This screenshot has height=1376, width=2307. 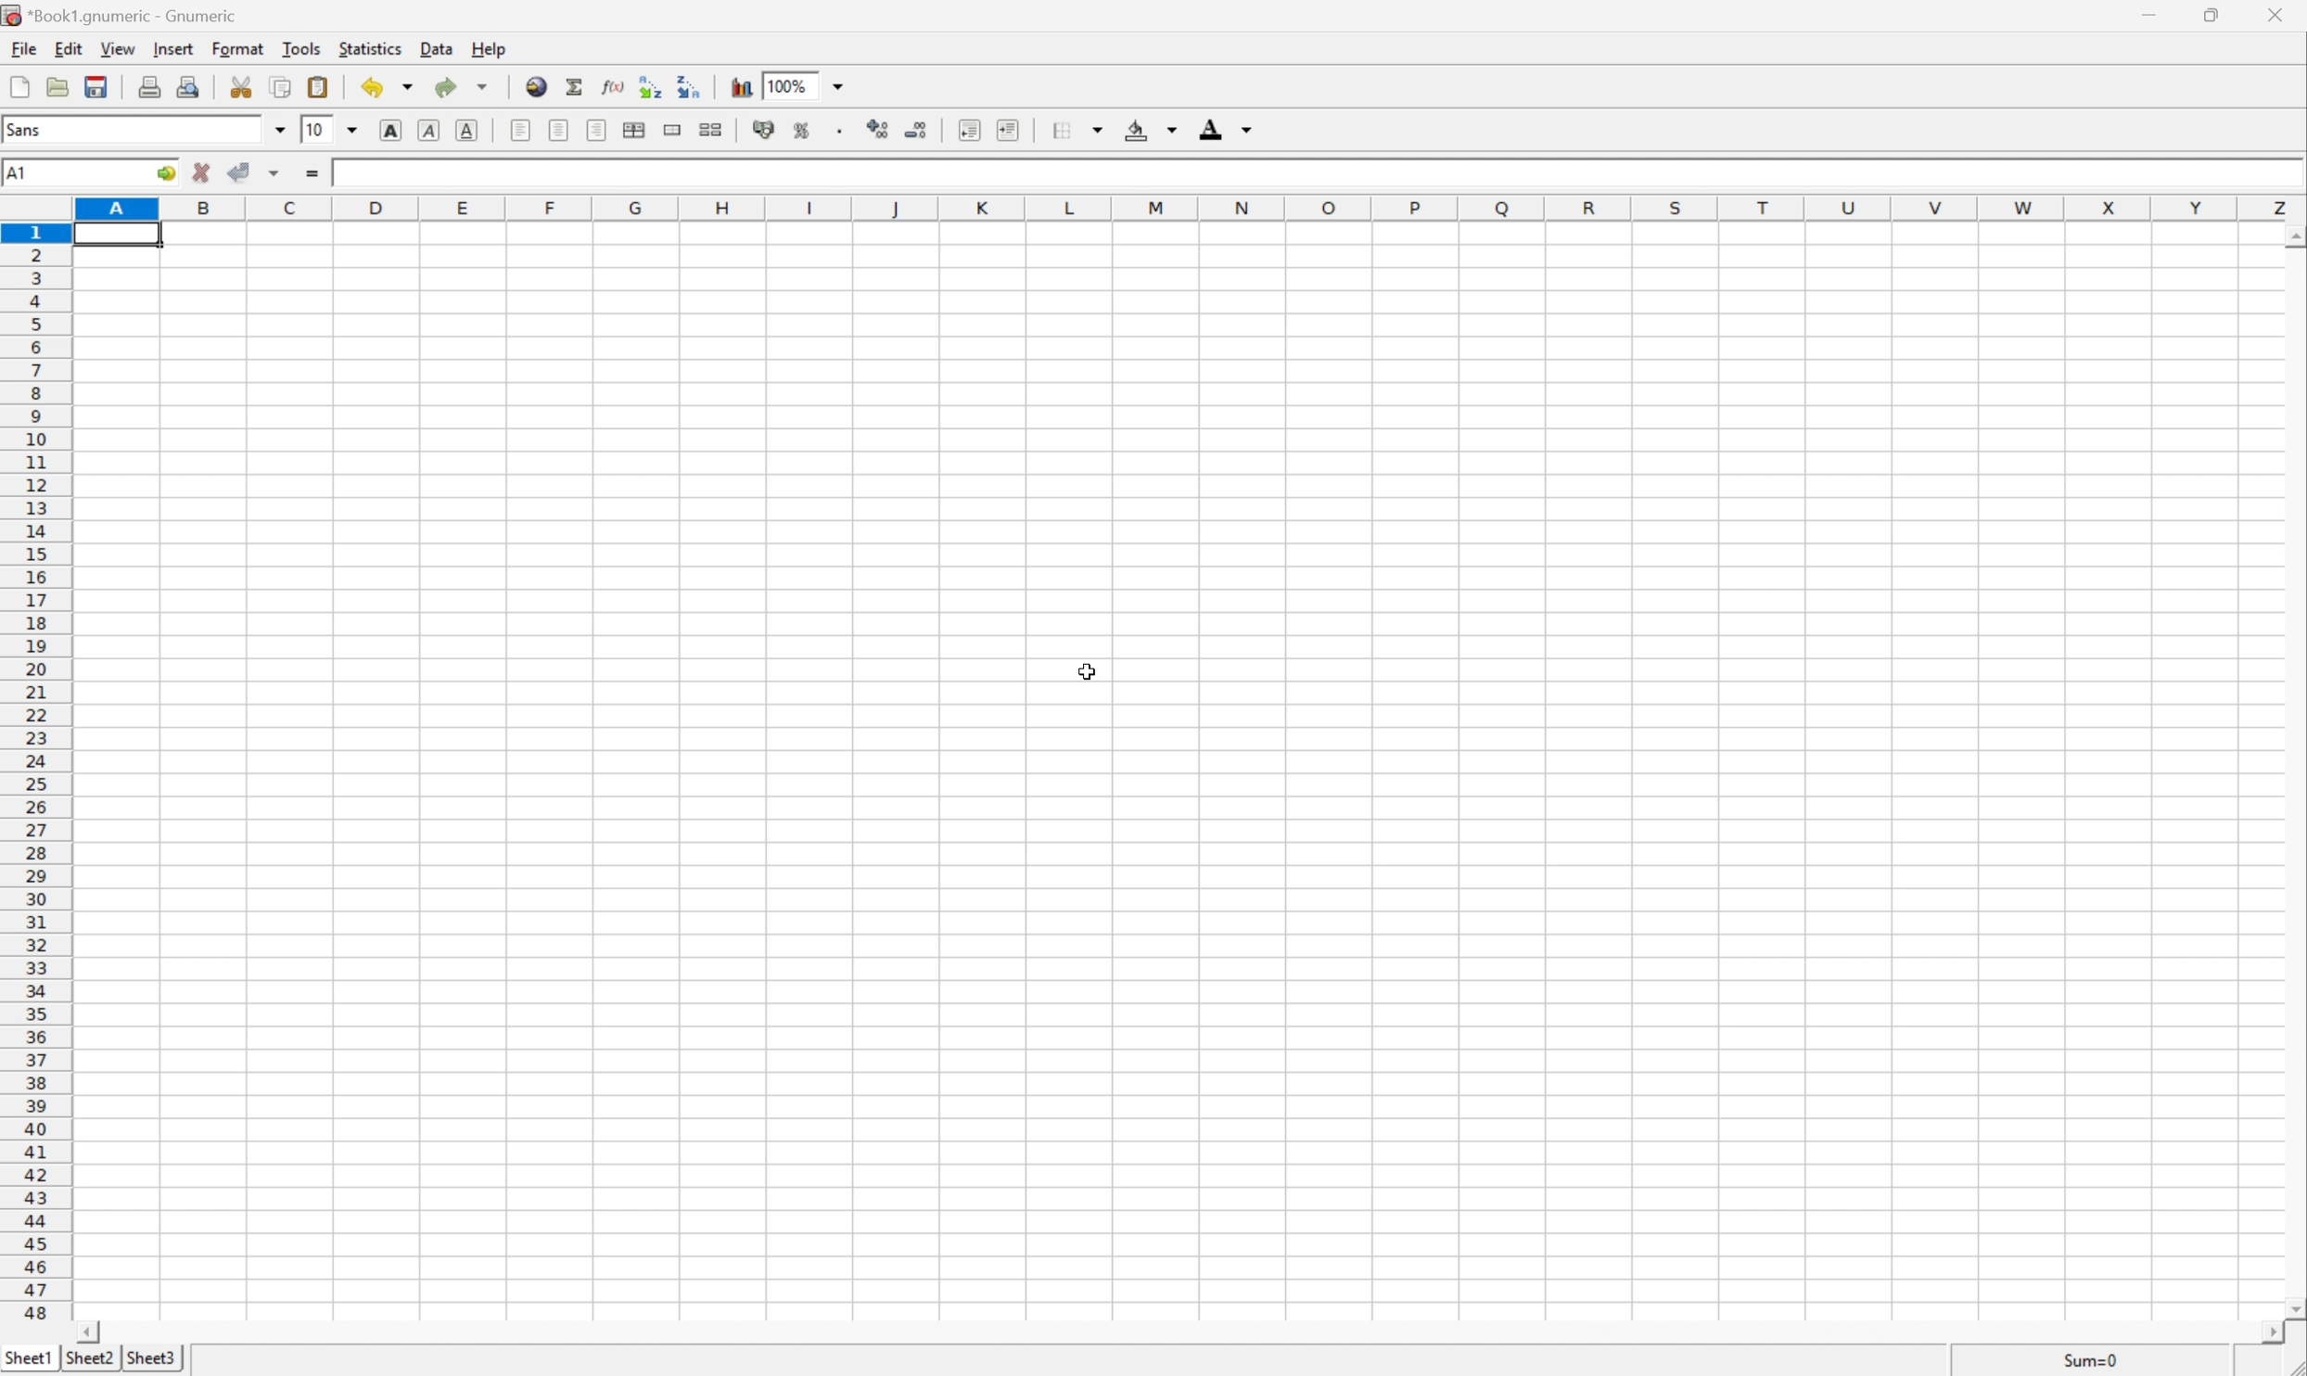 I want to click on View, so click(x=120, y=47).